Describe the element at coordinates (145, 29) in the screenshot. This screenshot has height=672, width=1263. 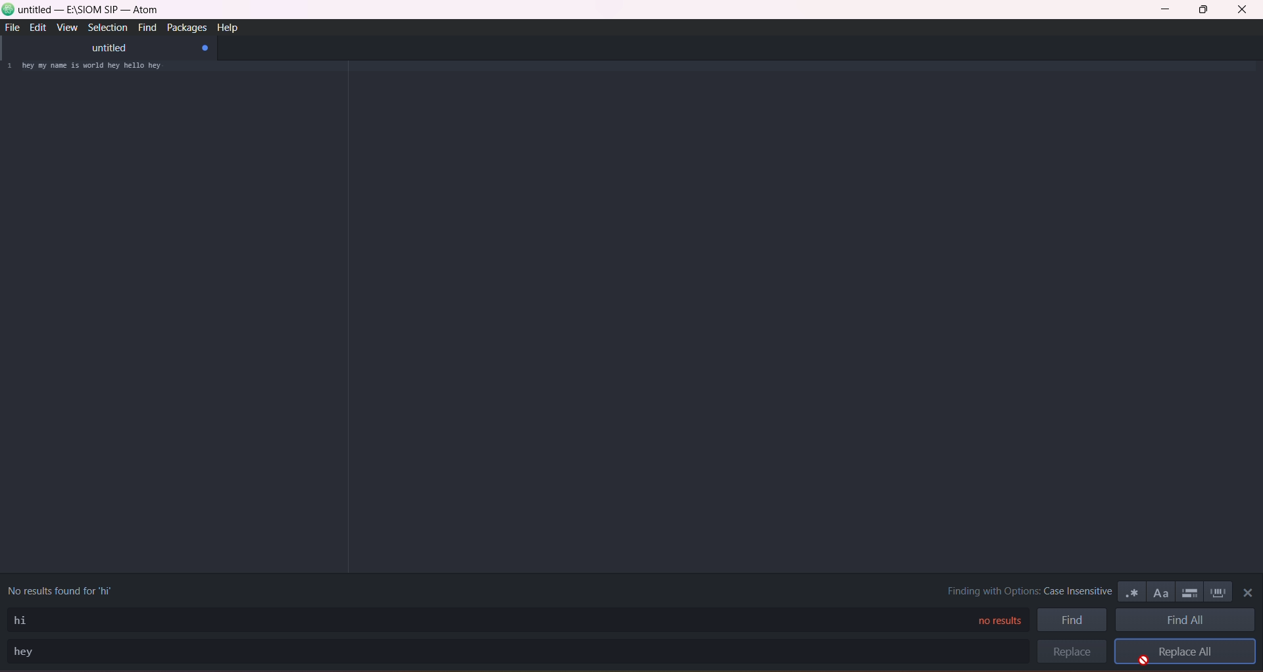
I see `find` at that location.